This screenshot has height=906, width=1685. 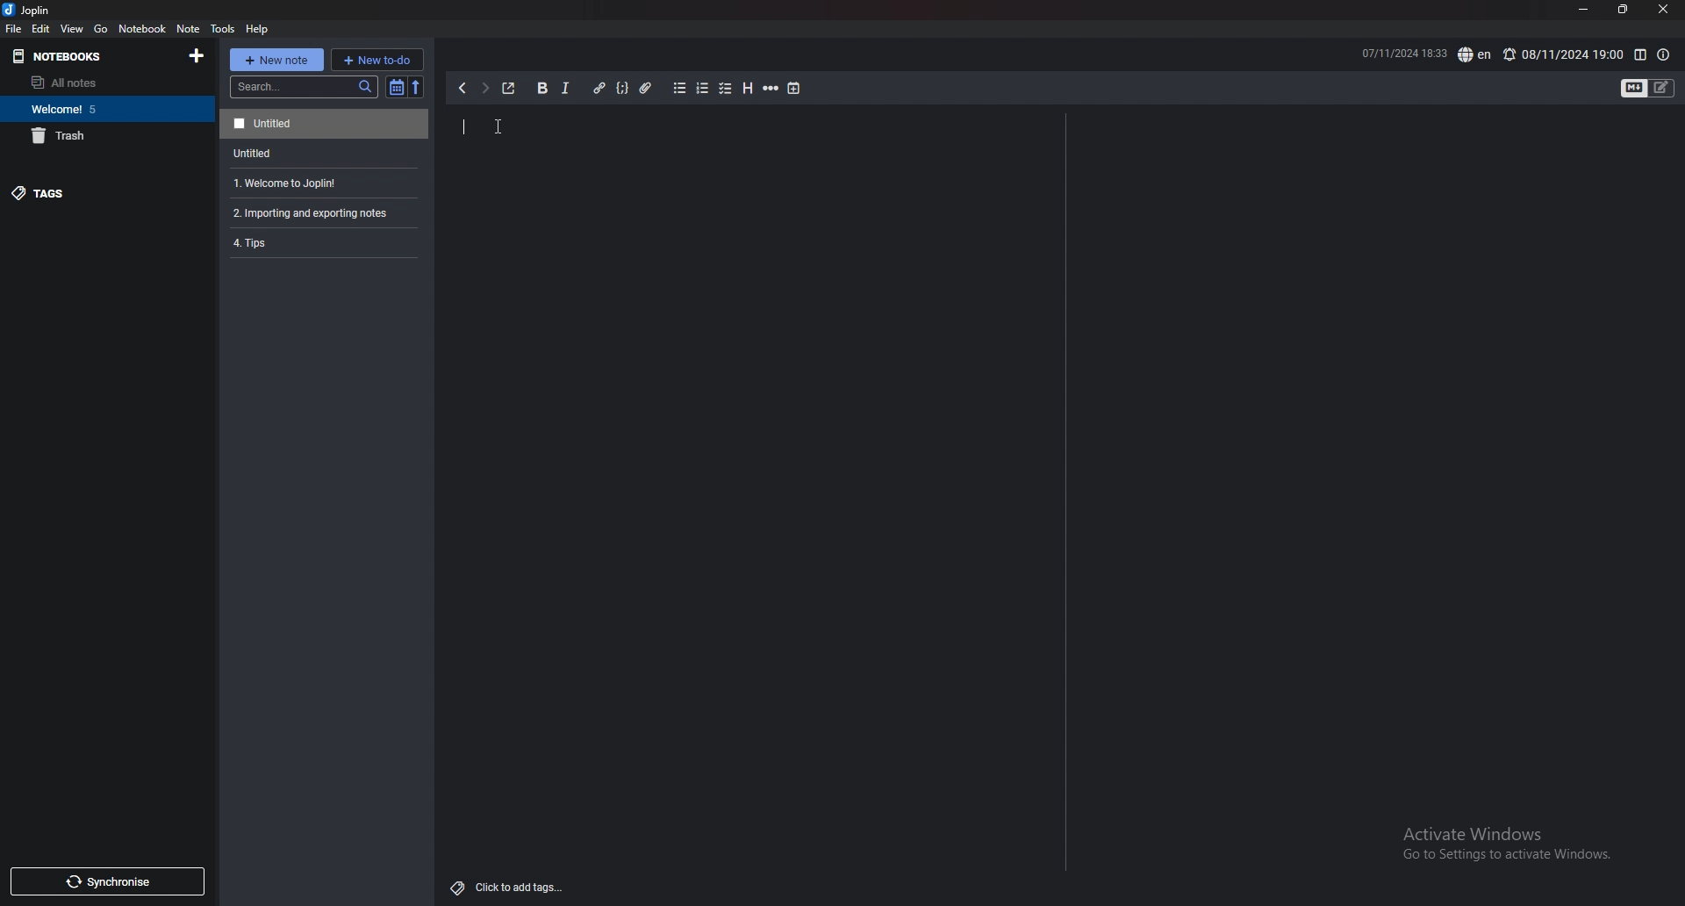 I want to click on heading, so click(x=749, y=89).